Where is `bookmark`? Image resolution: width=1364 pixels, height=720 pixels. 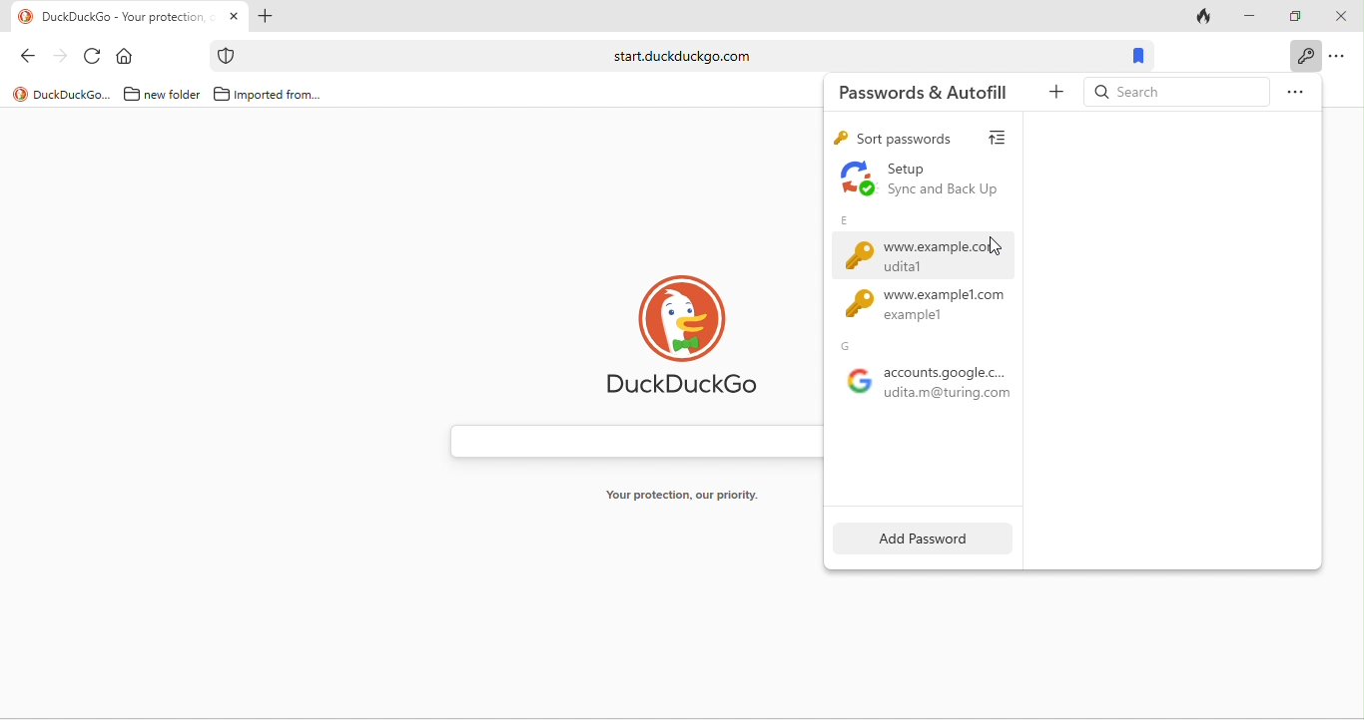
bookmark is located at coordinates (1136, 56).